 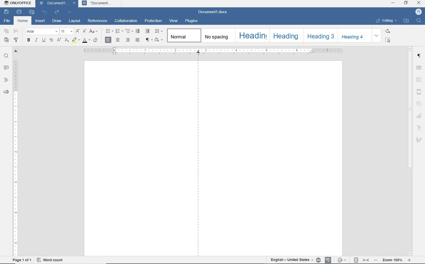 What do you see at coordinates (51, 40) in the screenshot?
I see `STRIKETHROUGH` at bounding box center [51, 40].